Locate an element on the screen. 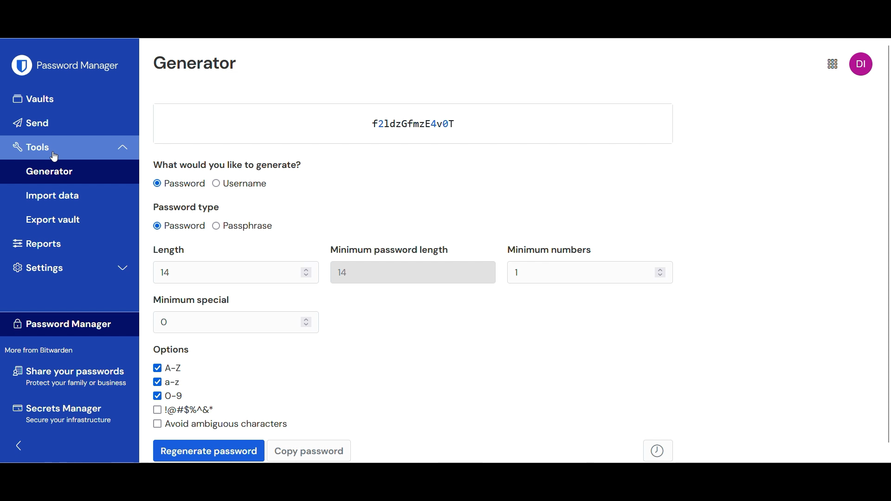 This screenshot has height=501, width=891. Password history is located at coordinates (659, 451).